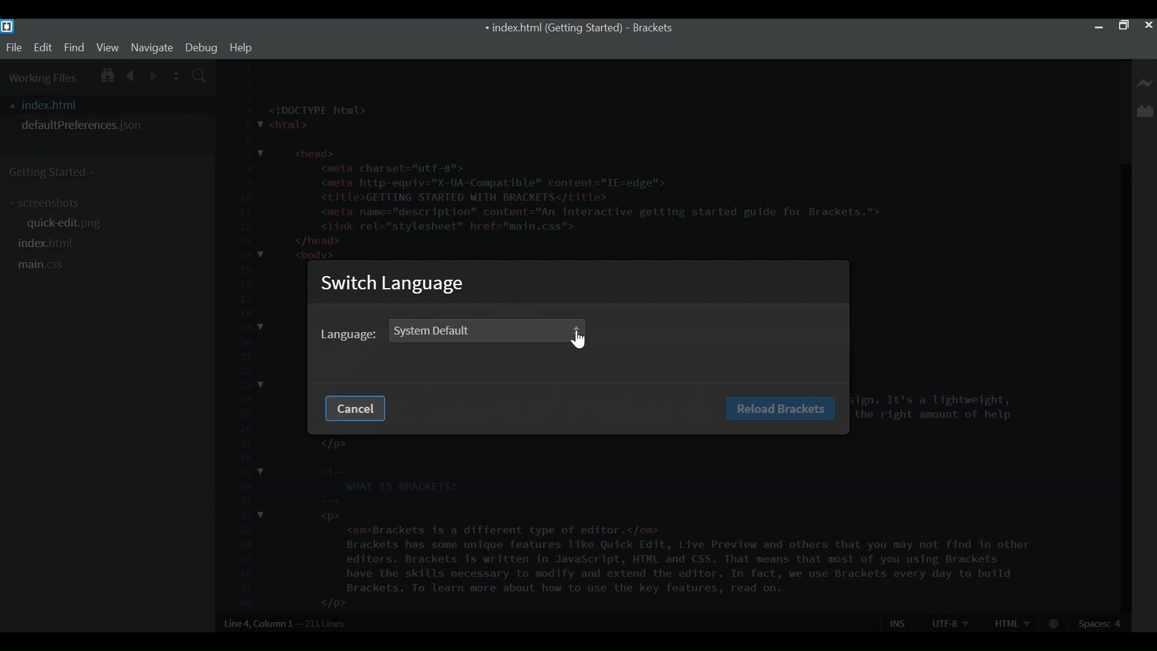  What do you see at coordinates (898, 623) in the screenshot?
I see `Ins` at bounding box center [898, 623].